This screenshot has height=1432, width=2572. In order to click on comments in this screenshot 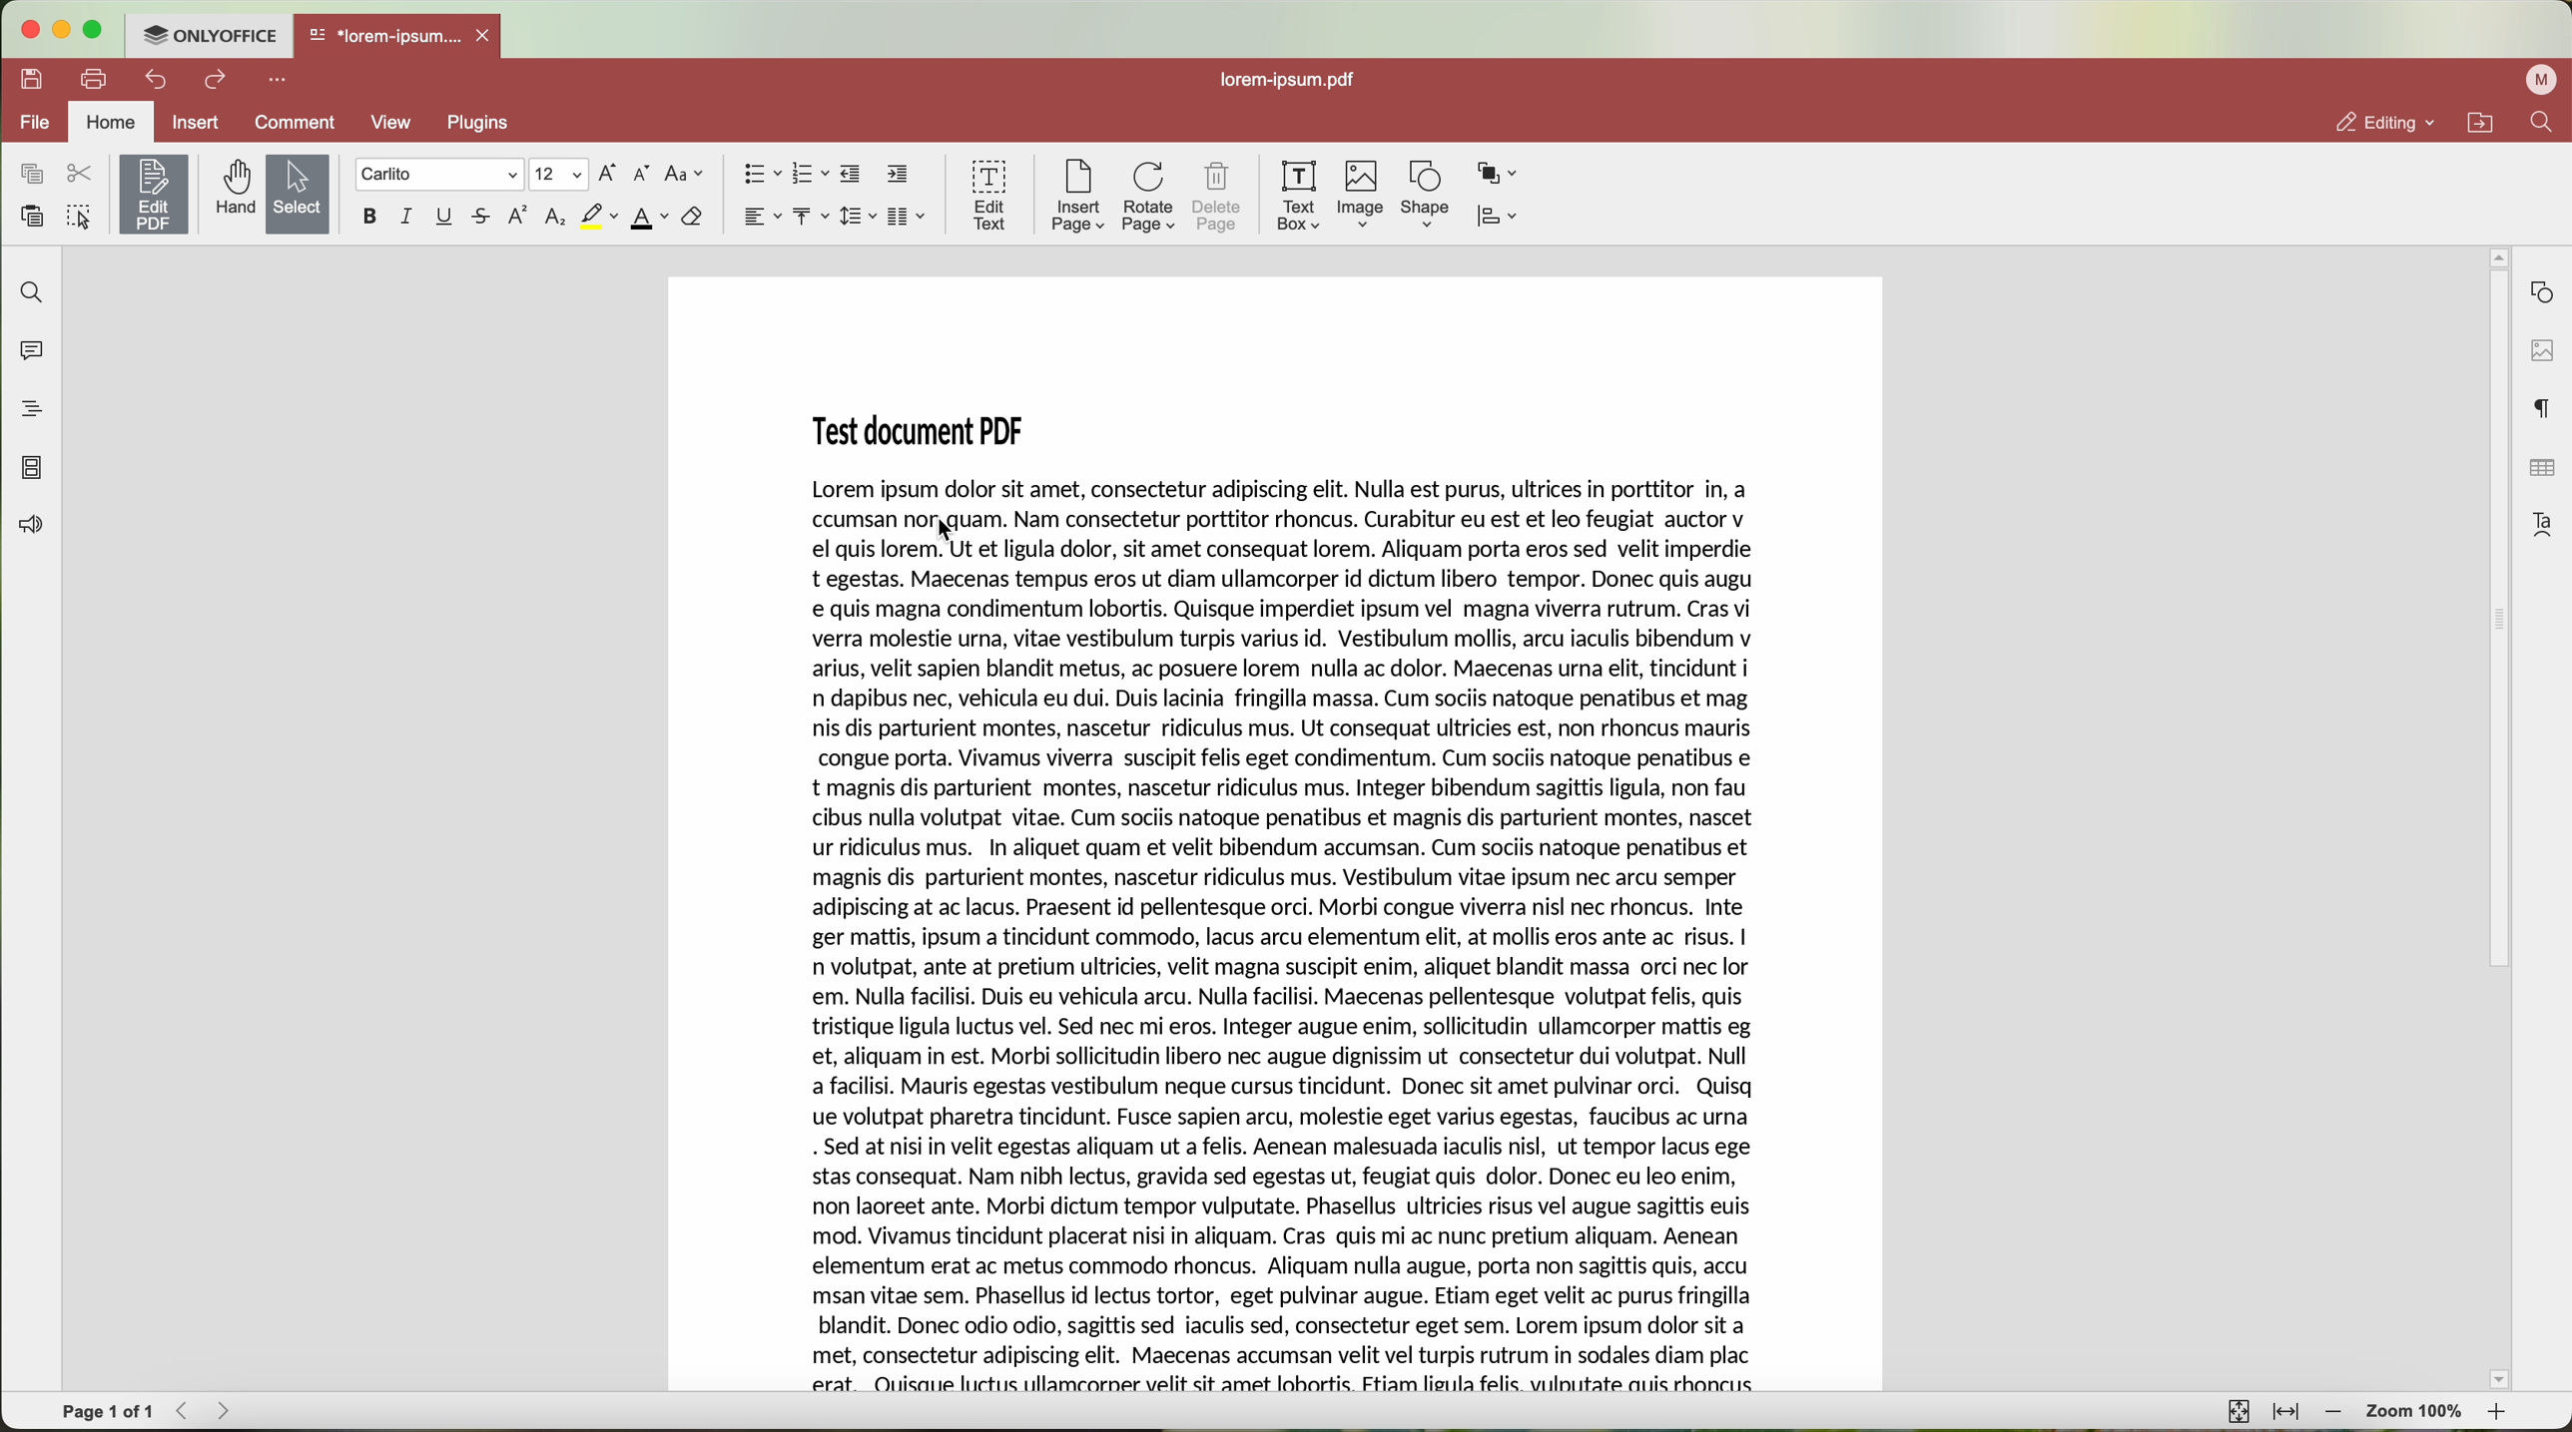, I will do `click(32, 349)`.